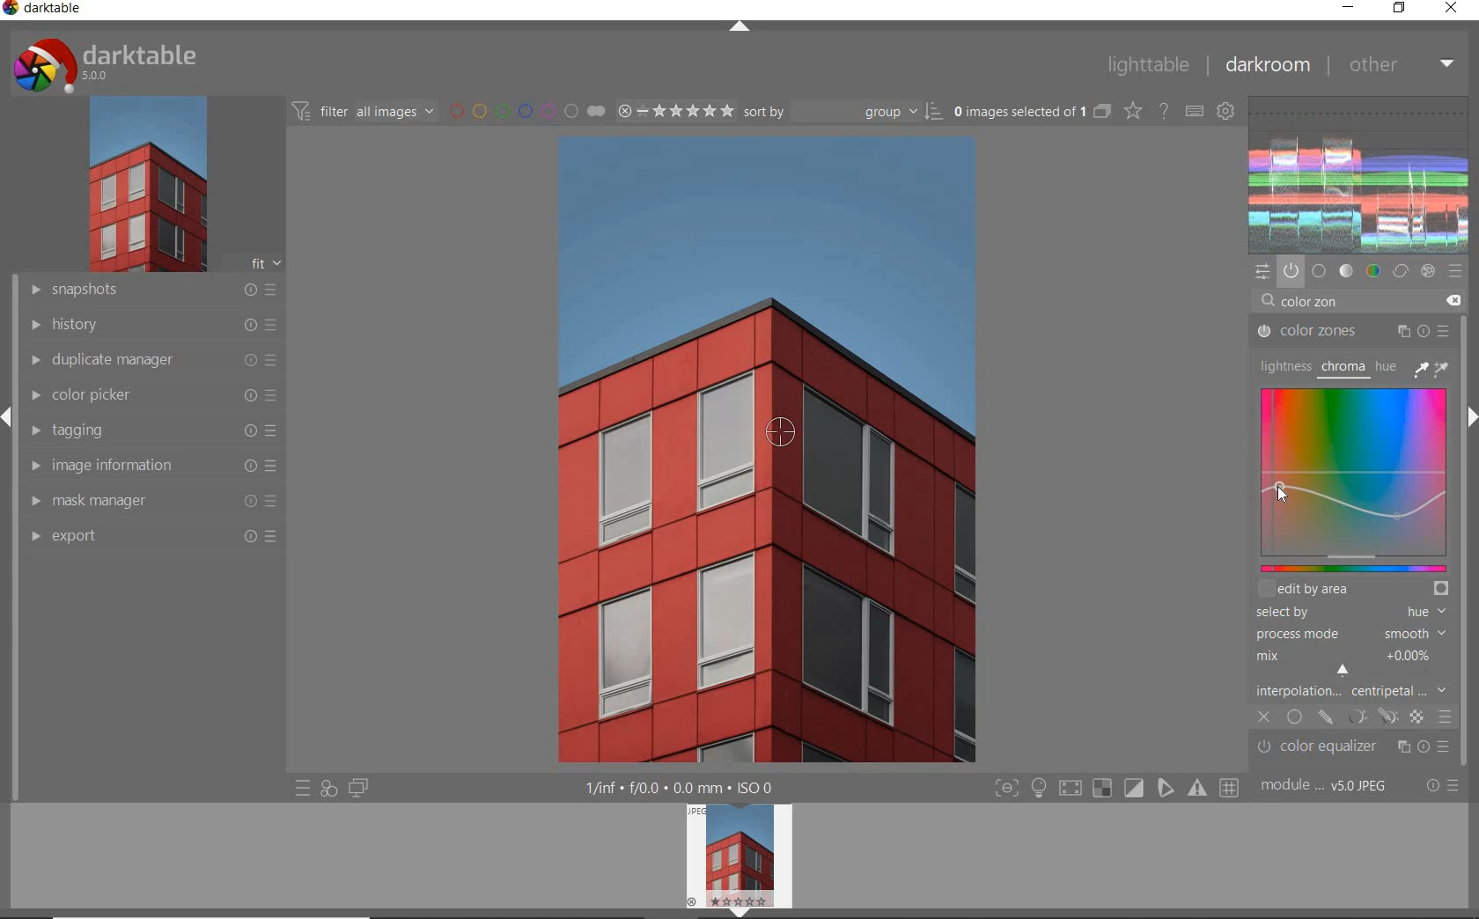  I want to click on history, so click(149, 326).